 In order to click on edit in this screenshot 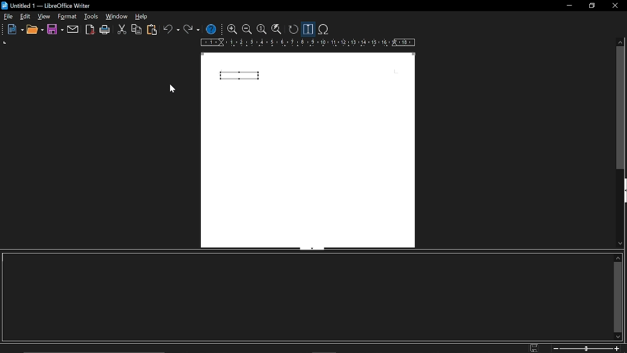, I will do `click(25, 17)`.